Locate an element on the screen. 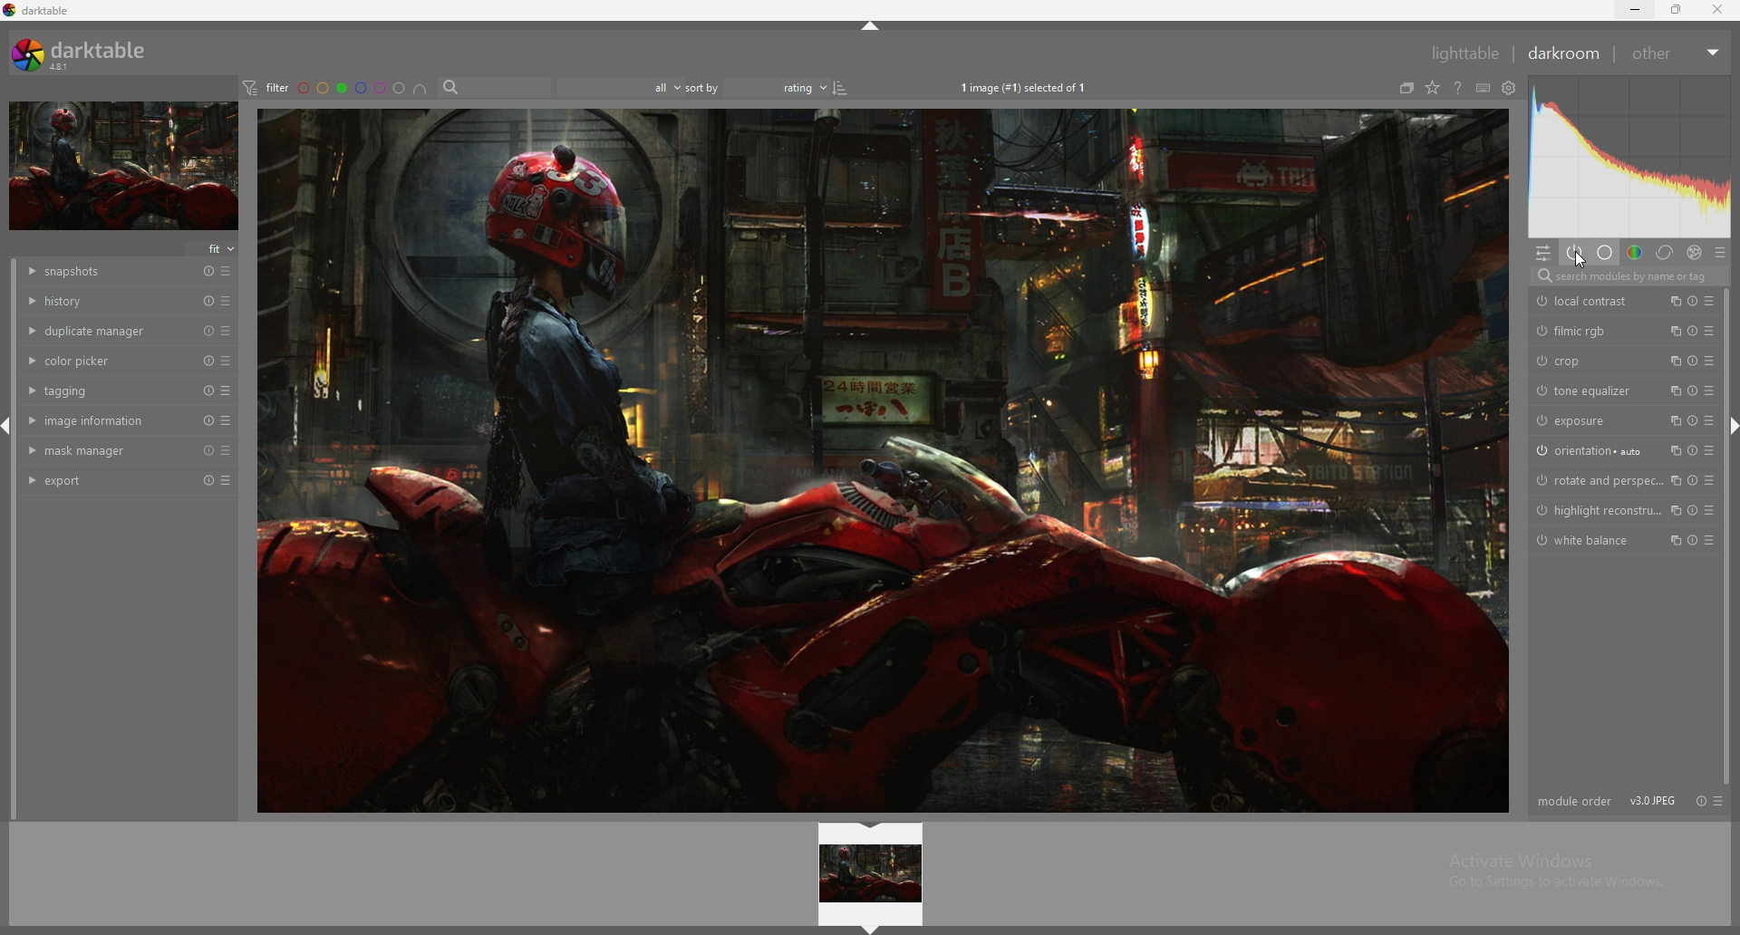 The width and height of the screenshot is (1740, 935). collapse grouped images is located at coordinates (1406, 89).